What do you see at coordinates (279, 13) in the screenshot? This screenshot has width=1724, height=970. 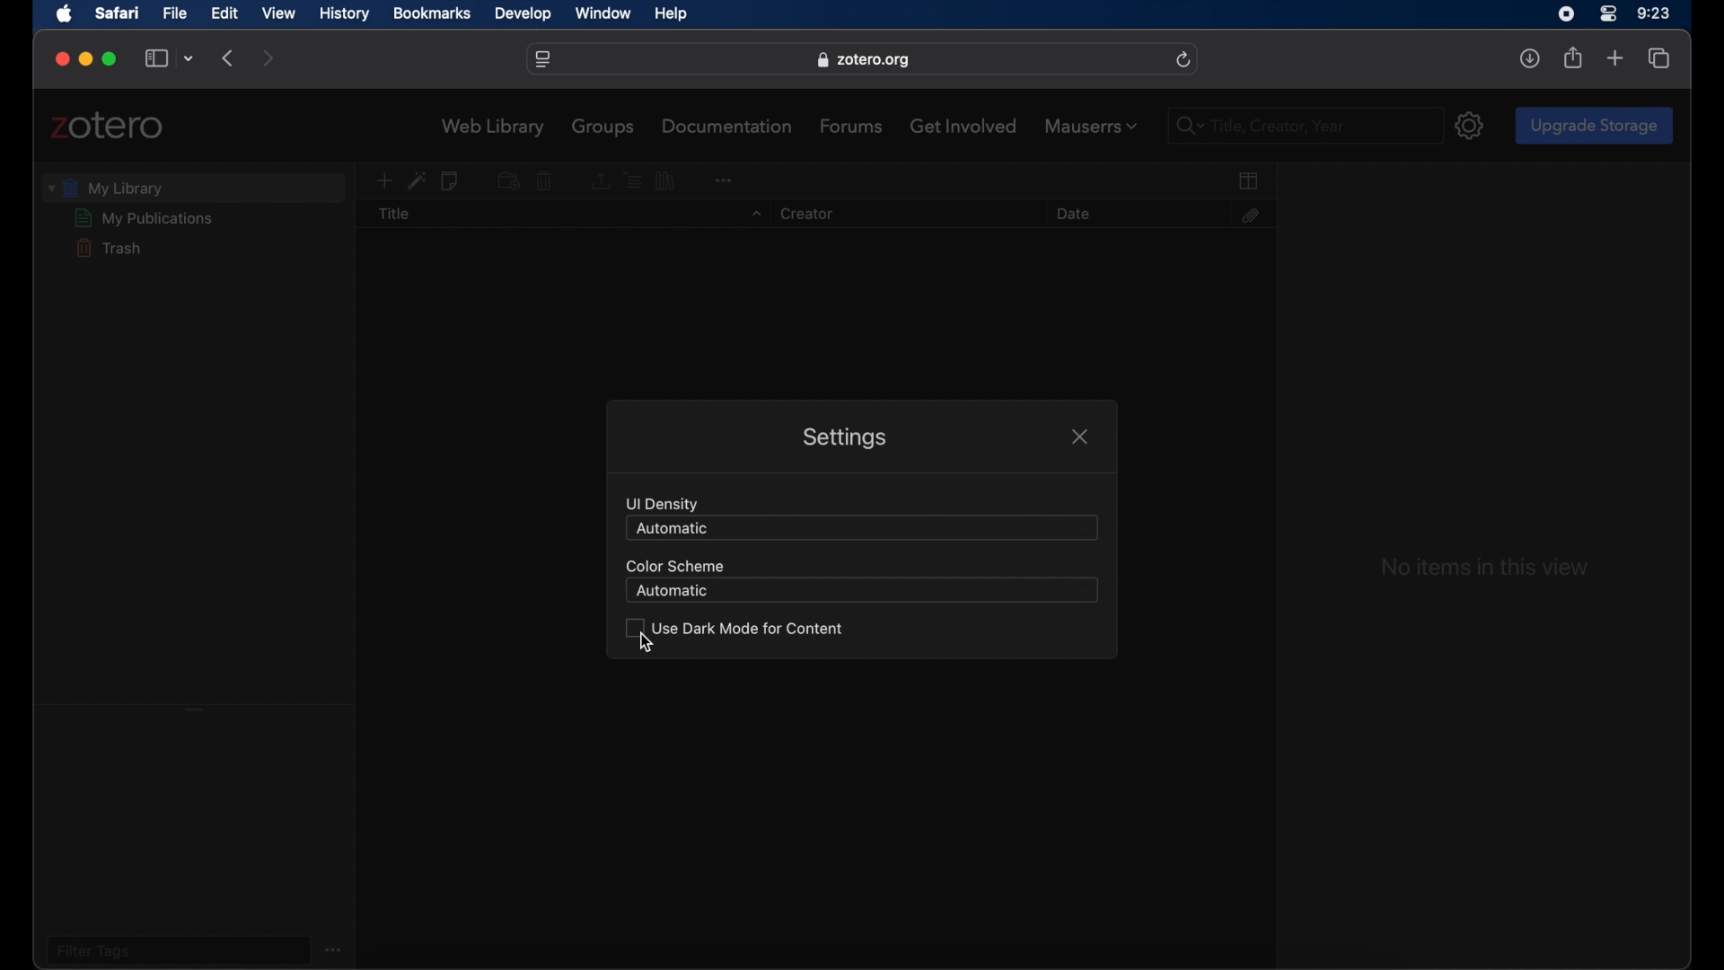 I see `view` at bounding box center [279, 13].